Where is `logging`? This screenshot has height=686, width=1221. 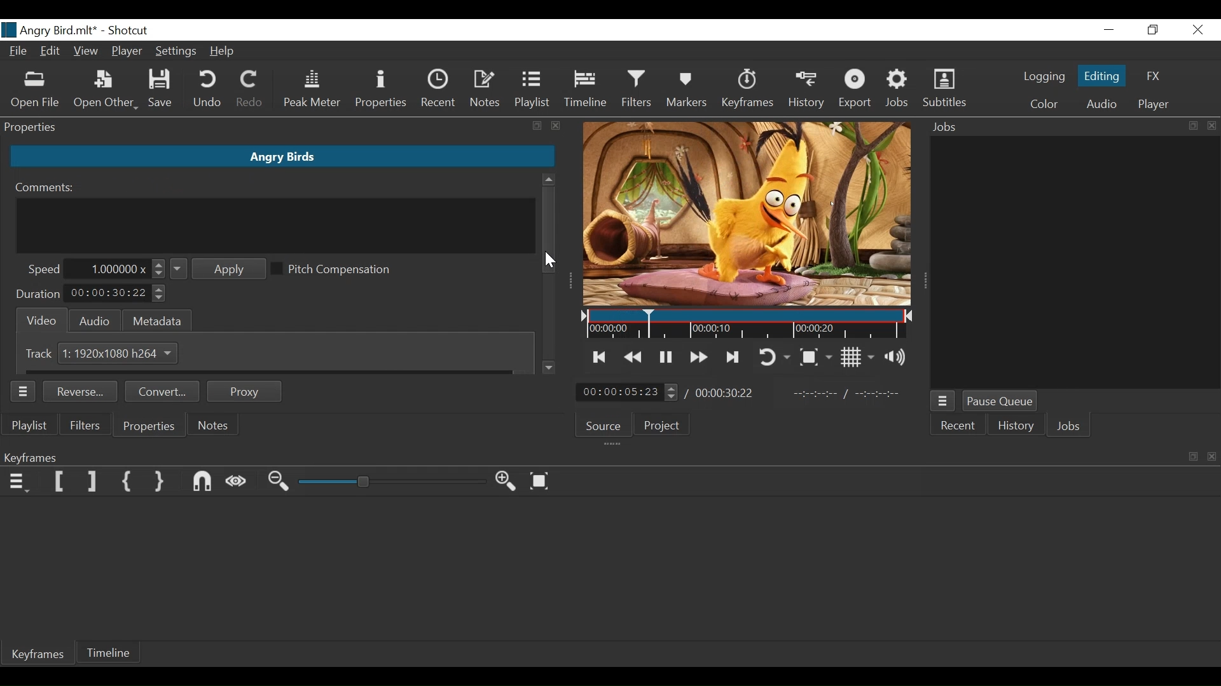
logging is located at coordinates (1041, 78).